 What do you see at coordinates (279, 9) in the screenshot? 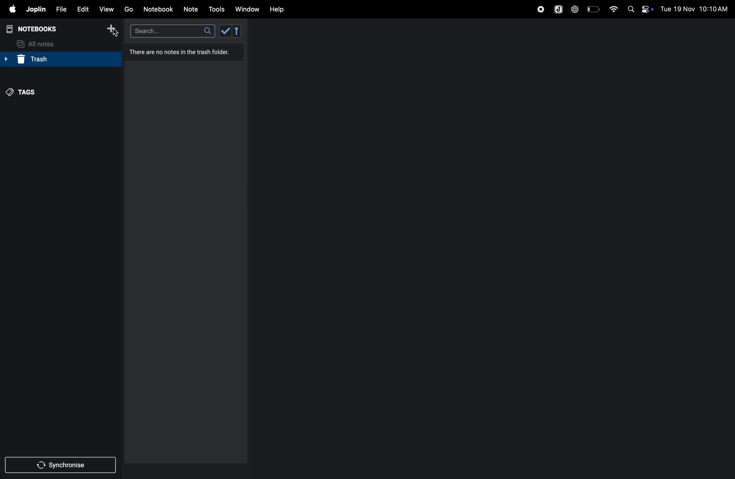
I see `help` at bounding box center [279, 9].